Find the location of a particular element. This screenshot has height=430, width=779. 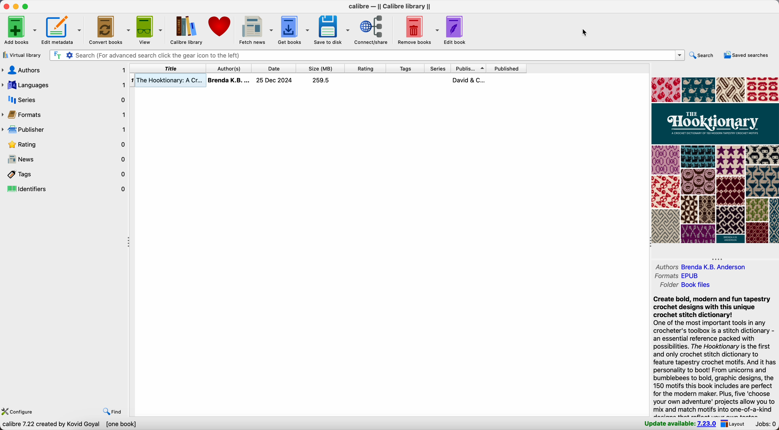

tags is located at coordinates (405, 69).